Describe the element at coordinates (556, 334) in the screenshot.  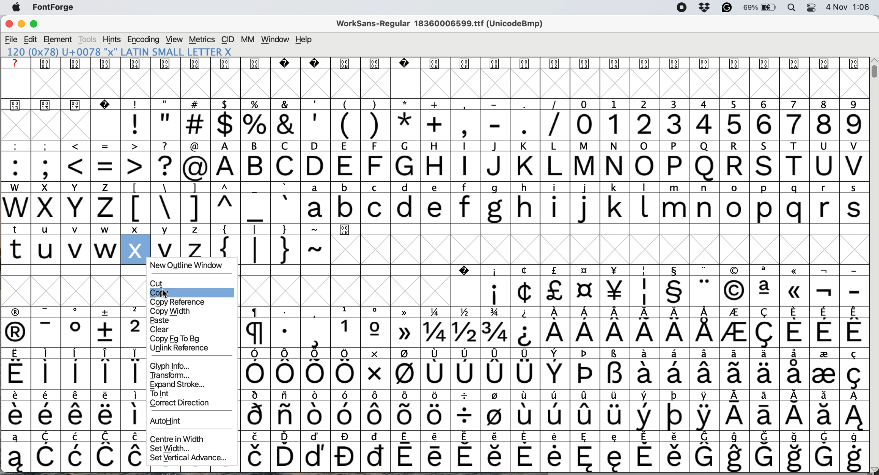
I see `special characters` at that location.